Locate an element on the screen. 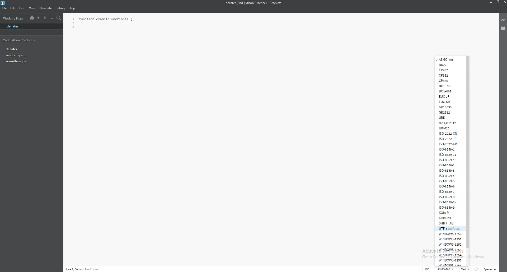 This screenshot has width=507, height=272. previous is located at coordinates (38, 18).